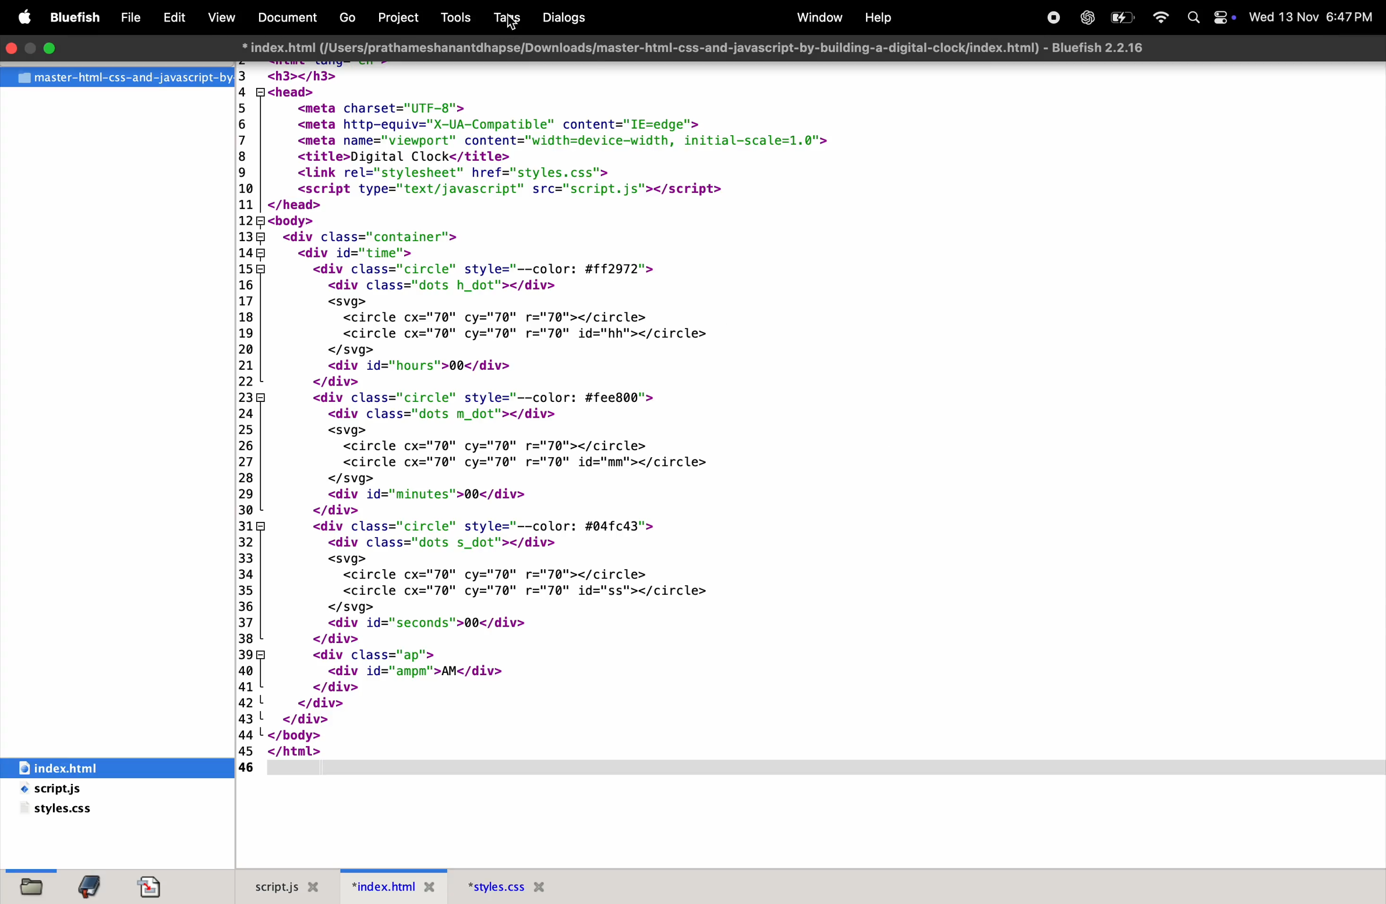  What do you see at coordinates (1050, 17) in the screenshot?
I see `record` at bounding box center [1050, 17].